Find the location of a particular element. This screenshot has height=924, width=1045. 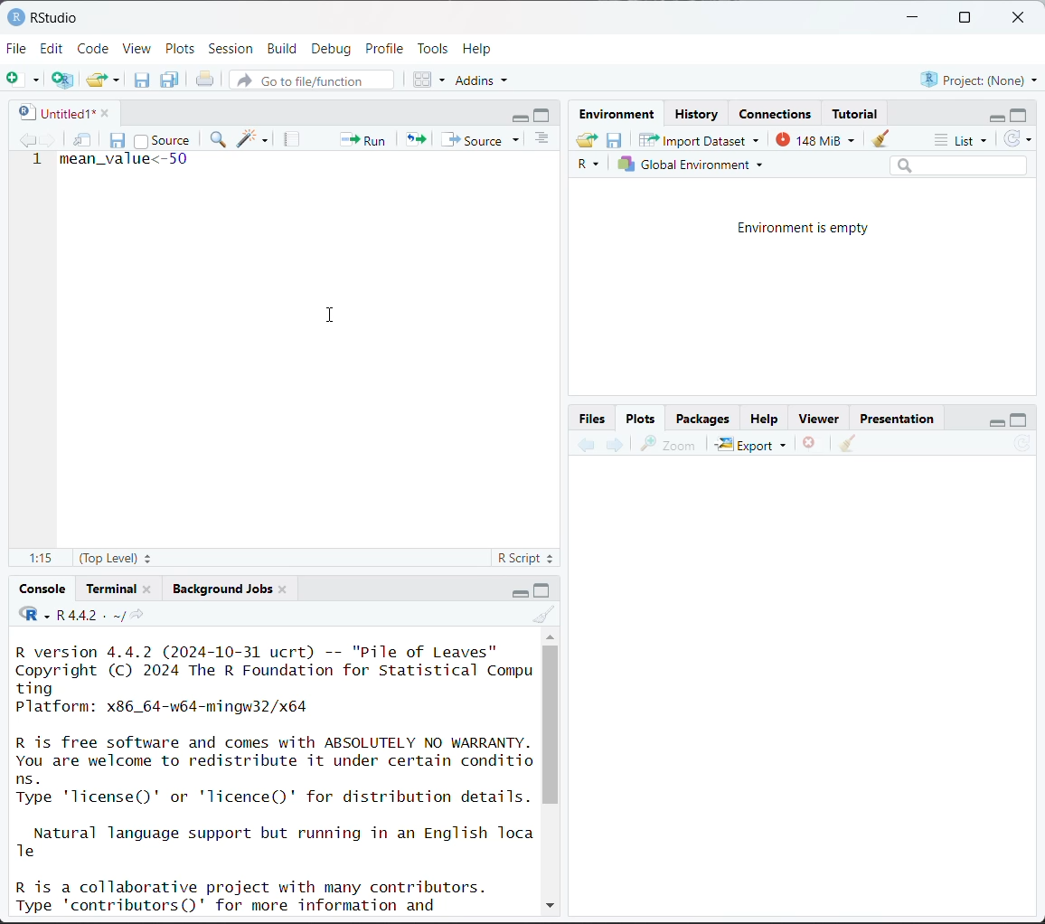

R script is located at coordinates (526, 561).